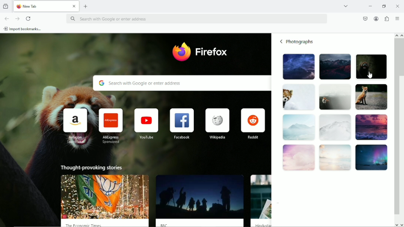  I want to click on Photograph, so click(334, 97).